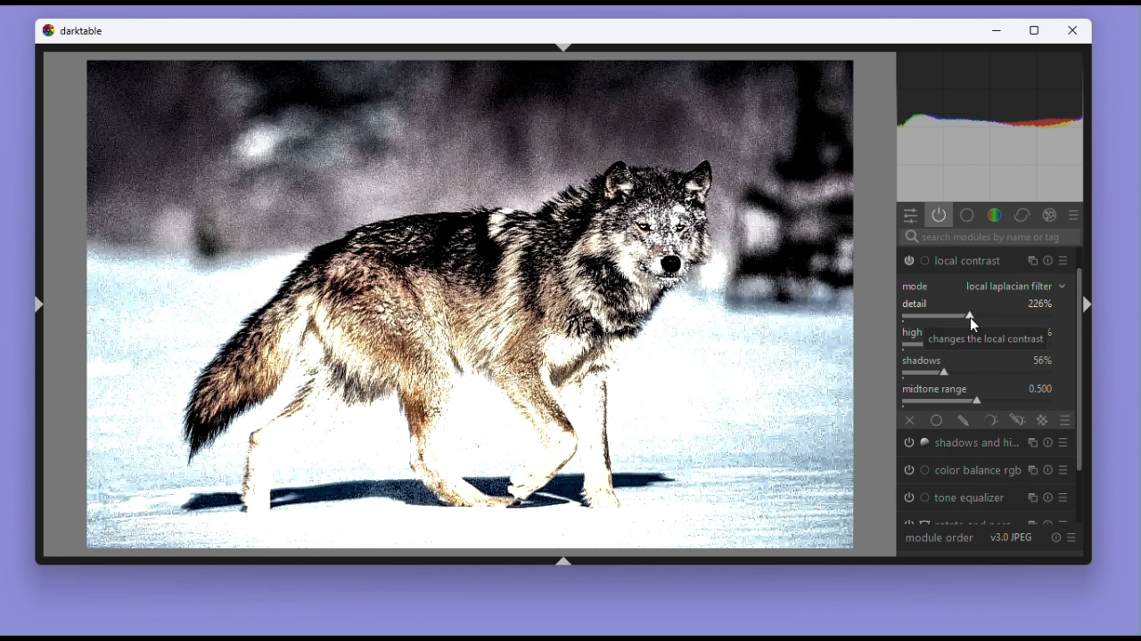 The width and height of the screenshot is (1141, 641). What do you see at coordinates (85, 33) in the screenshot?
I see `darktable` at bounding box center [85, 33].